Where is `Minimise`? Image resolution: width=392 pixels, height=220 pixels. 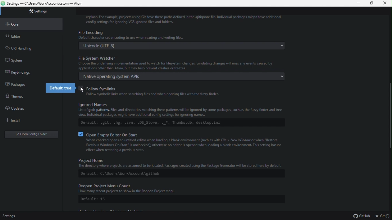 Minimise is located at coordinates (360, 3).